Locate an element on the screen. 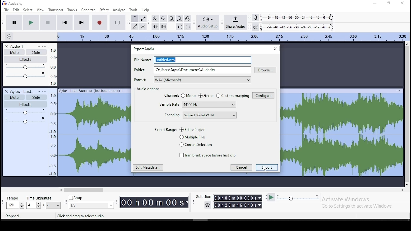  cursor is located at coordinates (264, 169).